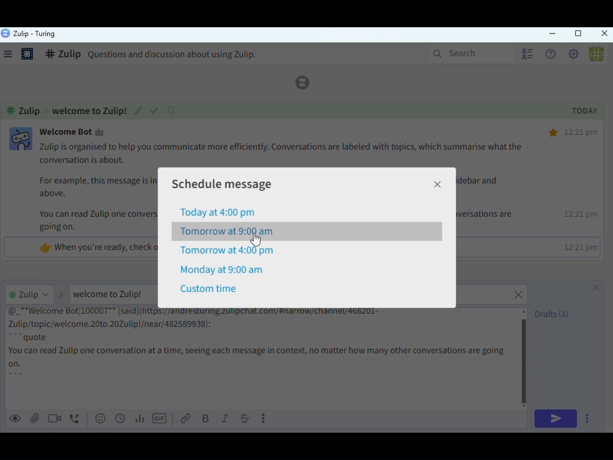  Describe the element at coordinates (609, 425) in the screenshot. I see `Down` at that location.